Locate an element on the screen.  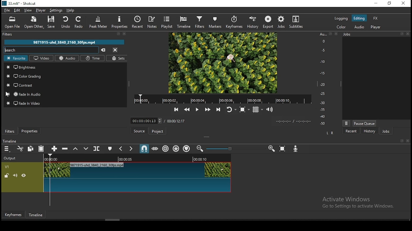
toggle zoom is located at coordinates (244, 109).